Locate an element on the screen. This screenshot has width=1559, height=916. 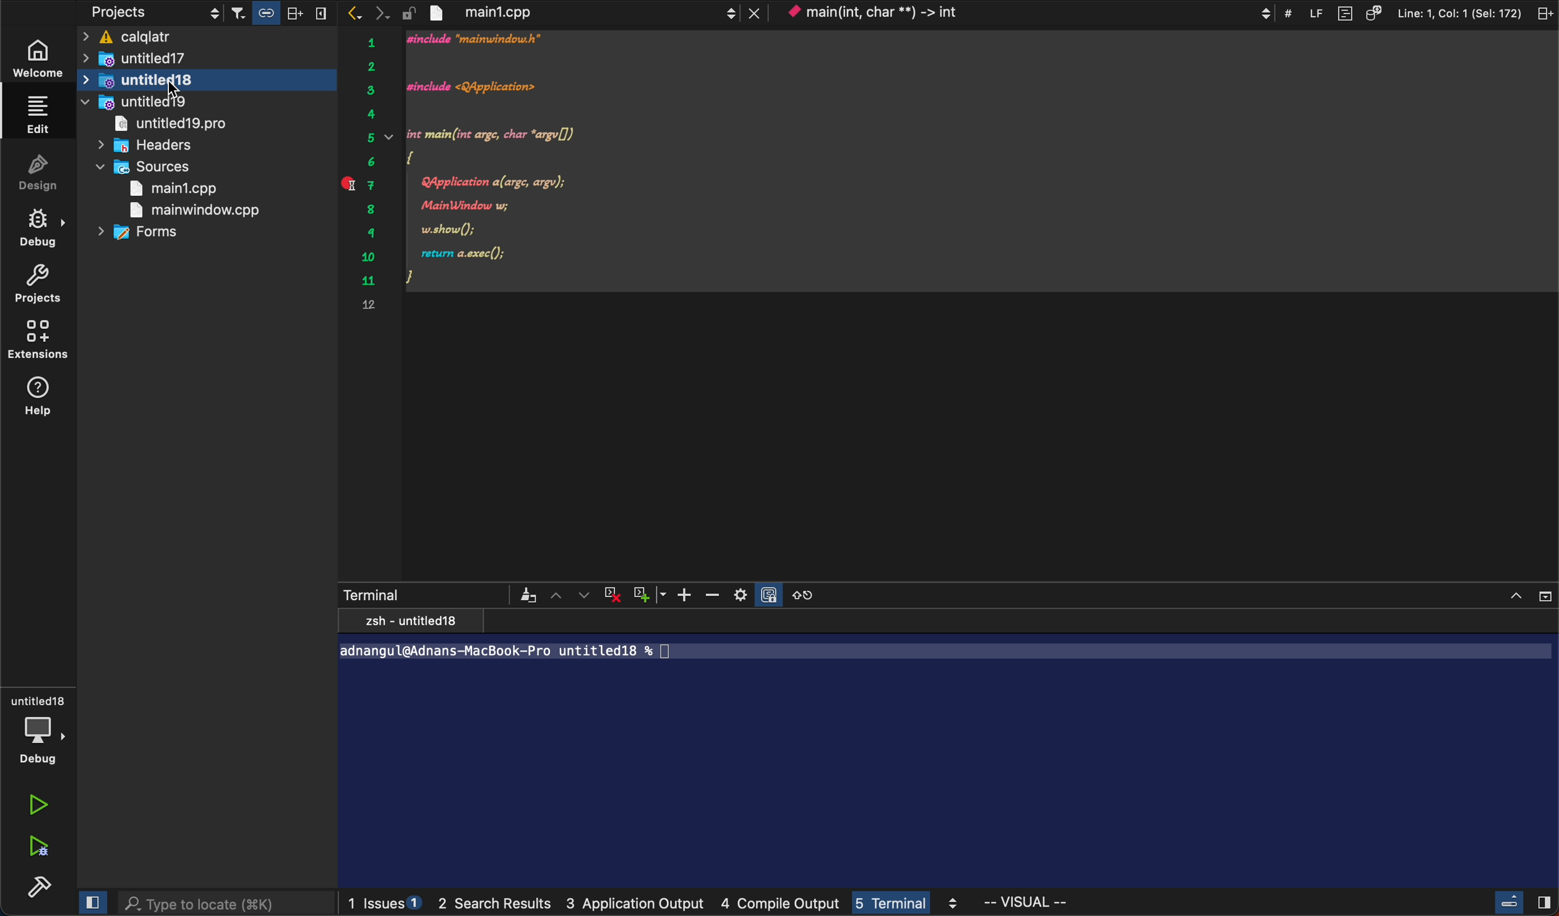
projects is located at coordinates (135, 12).